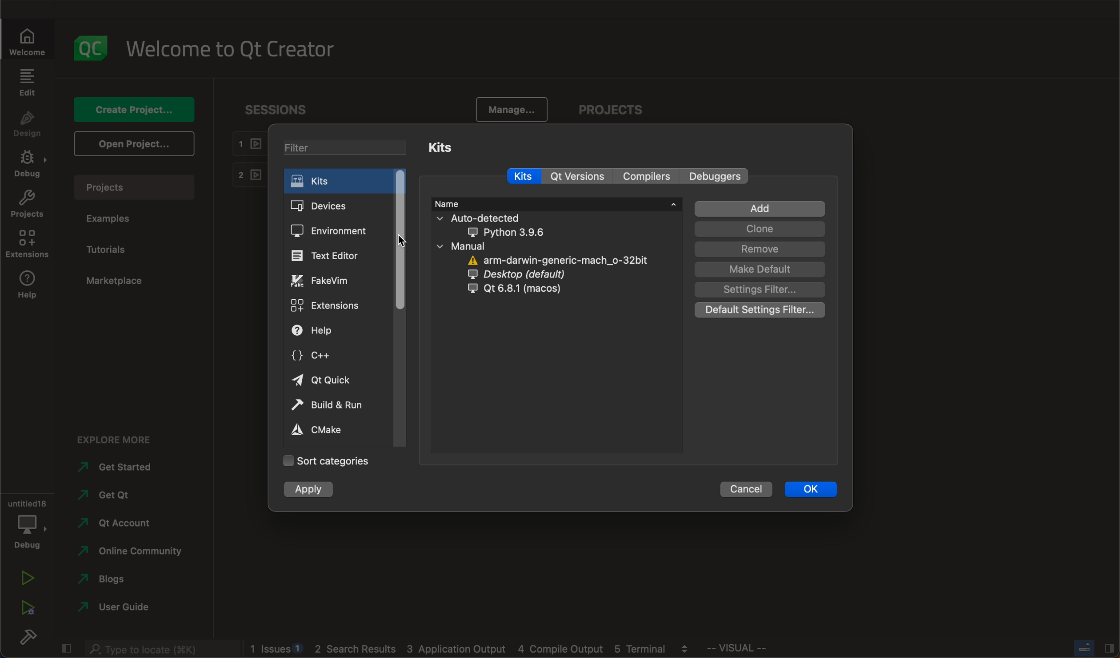 The height and width of the screenshot is (658, 1120). What do you see at coordinates (808, 489) in the screenshot?
I see `ok` at bounding box center [808, 489].